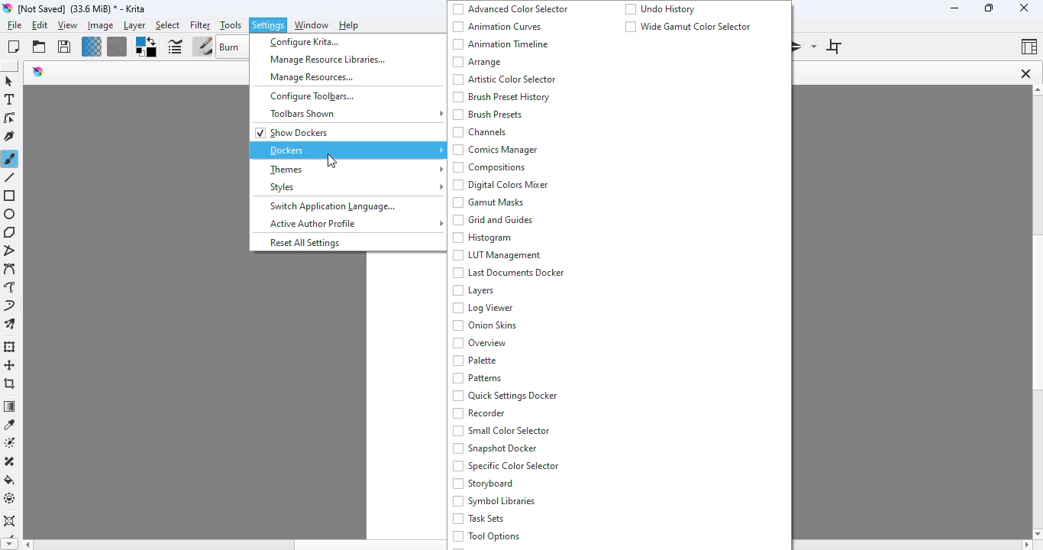 This screenshot has width=1043, height=550. Describe the element at coordinates (987, 8) in the screenshot. I see `resize` at that location.